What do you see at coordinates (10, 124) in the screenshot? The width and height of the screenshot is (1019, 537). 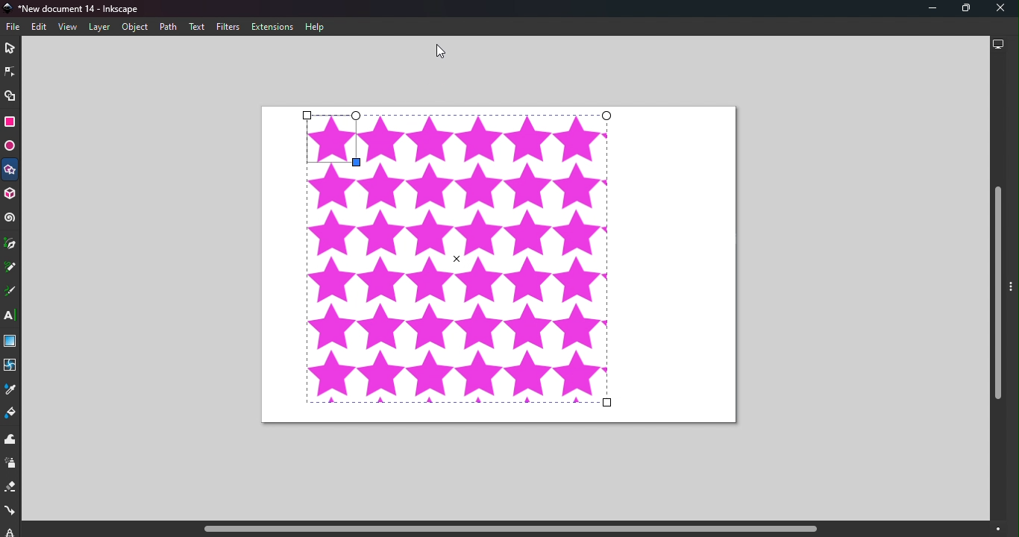 I see `Rectangle tool` at bounding box center [10, 124].